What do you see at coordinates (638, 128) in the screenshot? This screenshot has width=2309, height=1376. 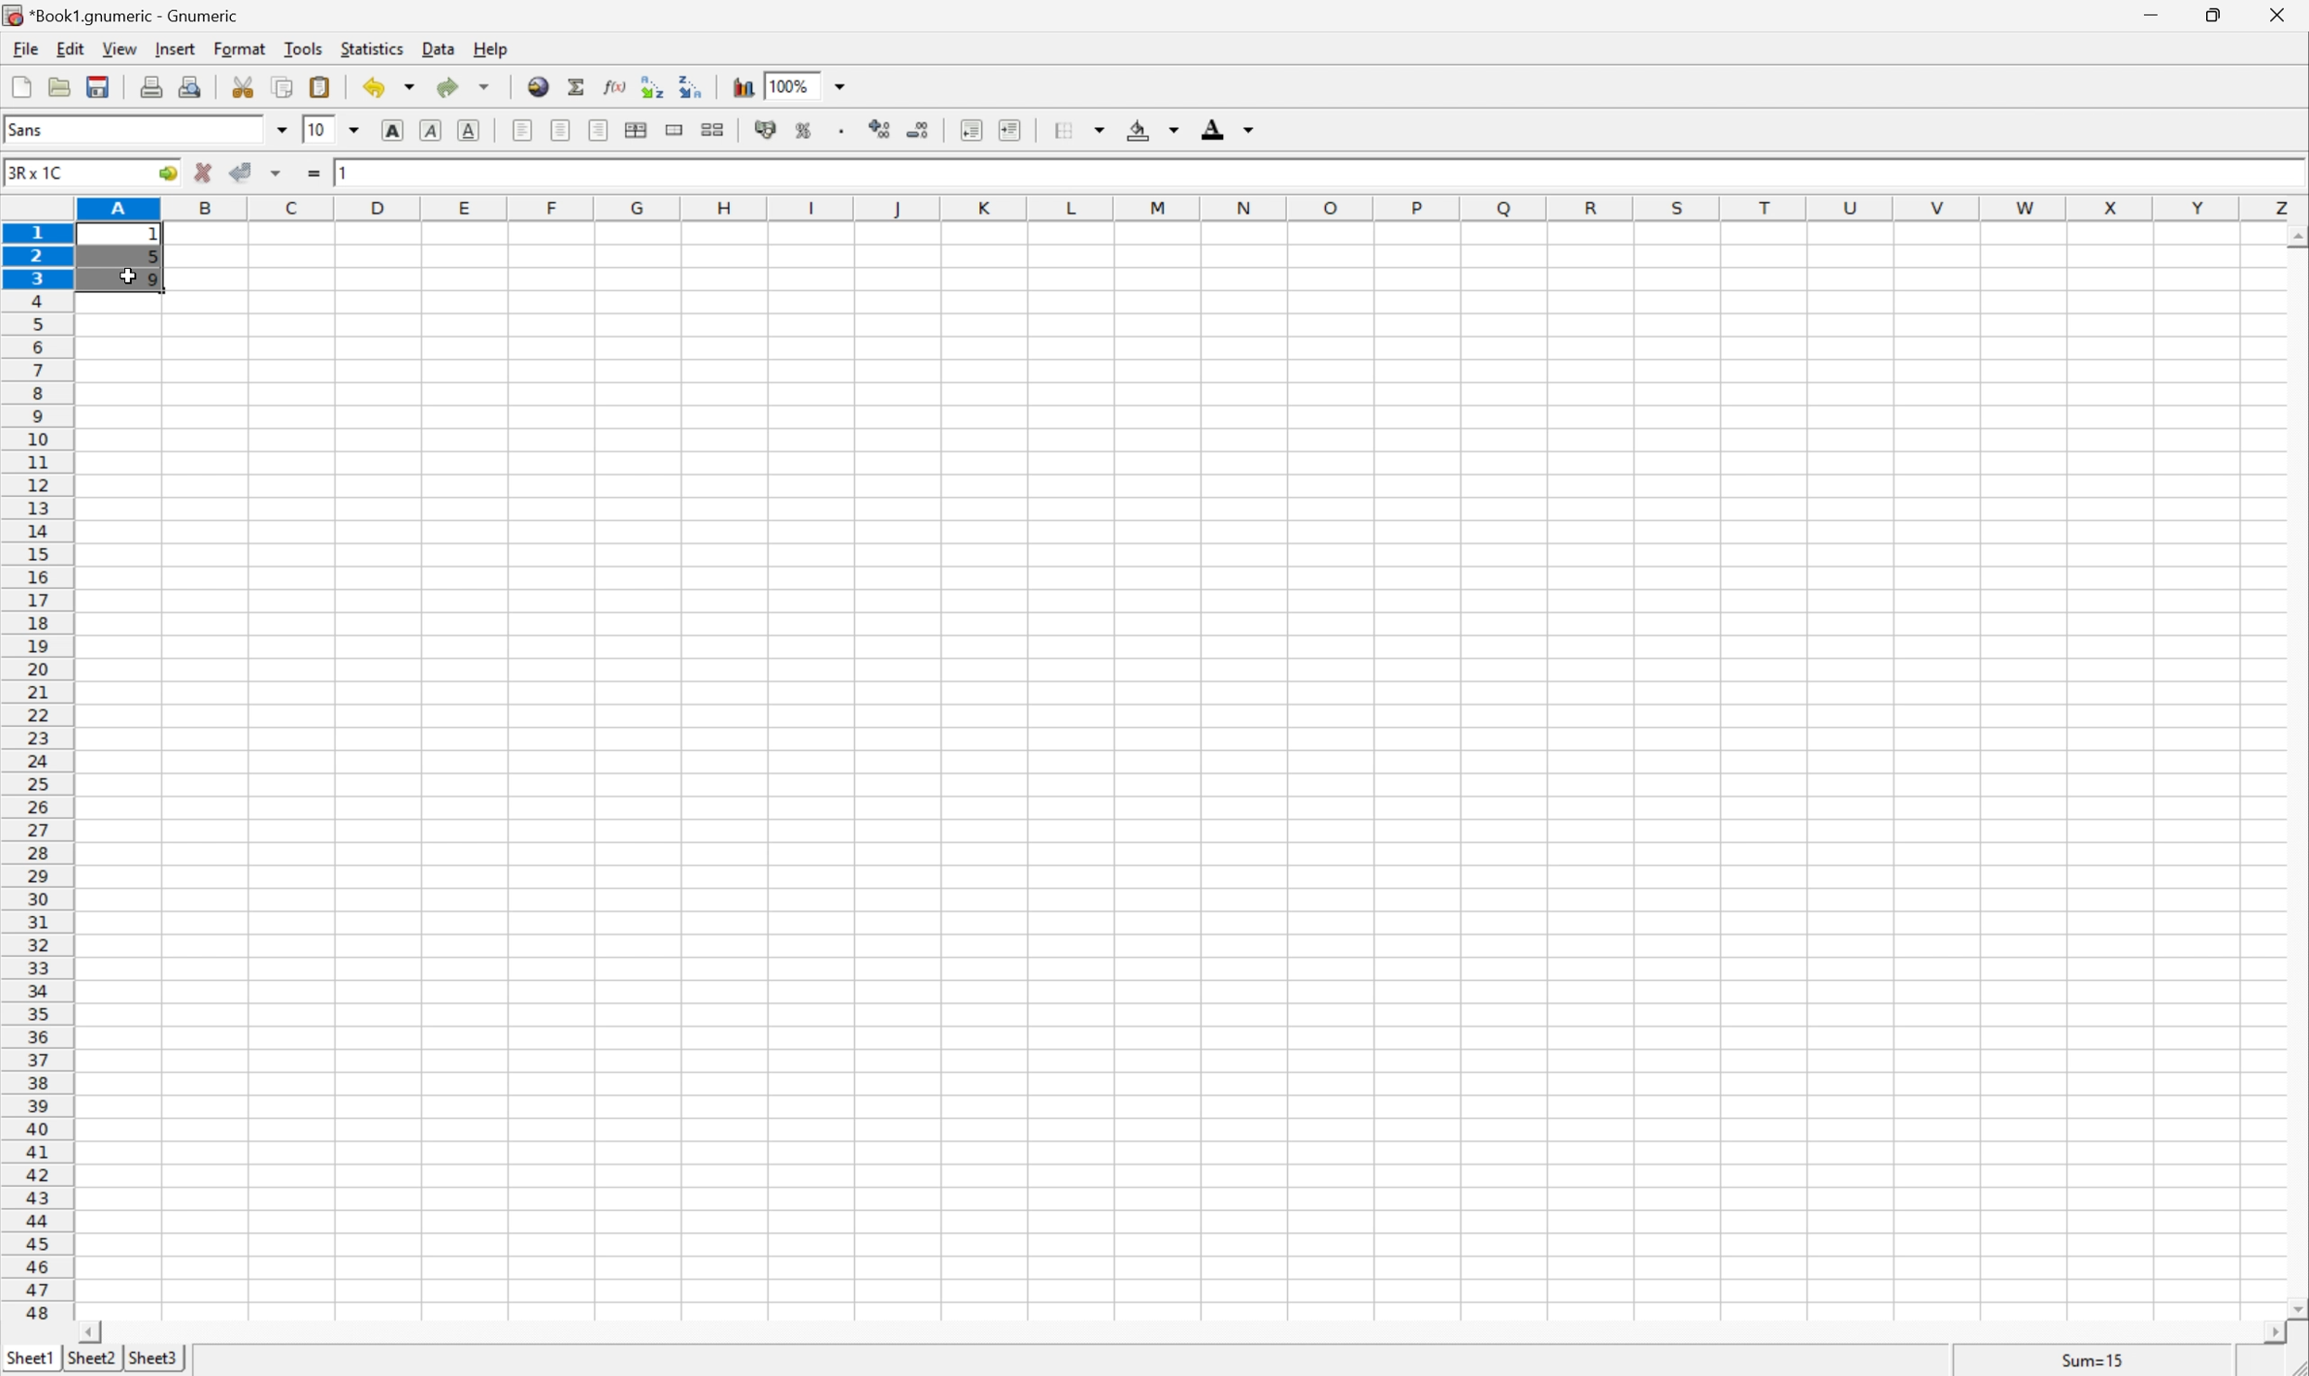 I see `center horizontally` at bounding box center [638, 128].